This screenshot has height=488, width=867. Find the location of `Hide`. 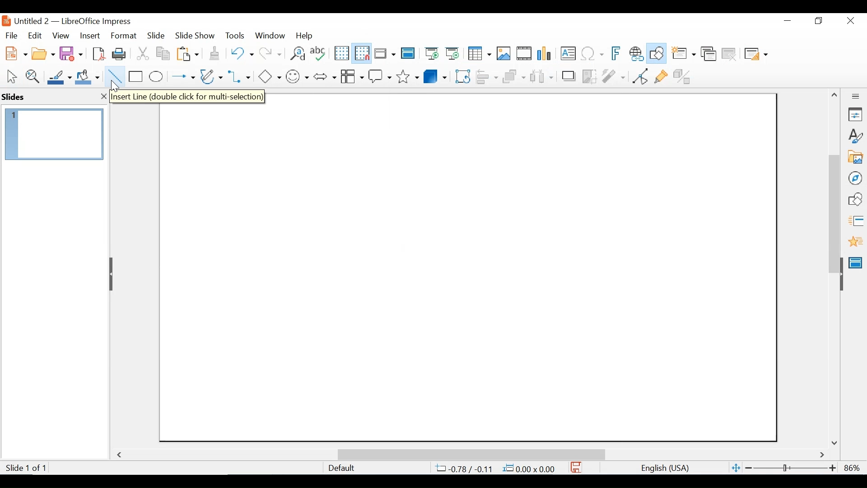

Hide is located at coordinates (841, 272).